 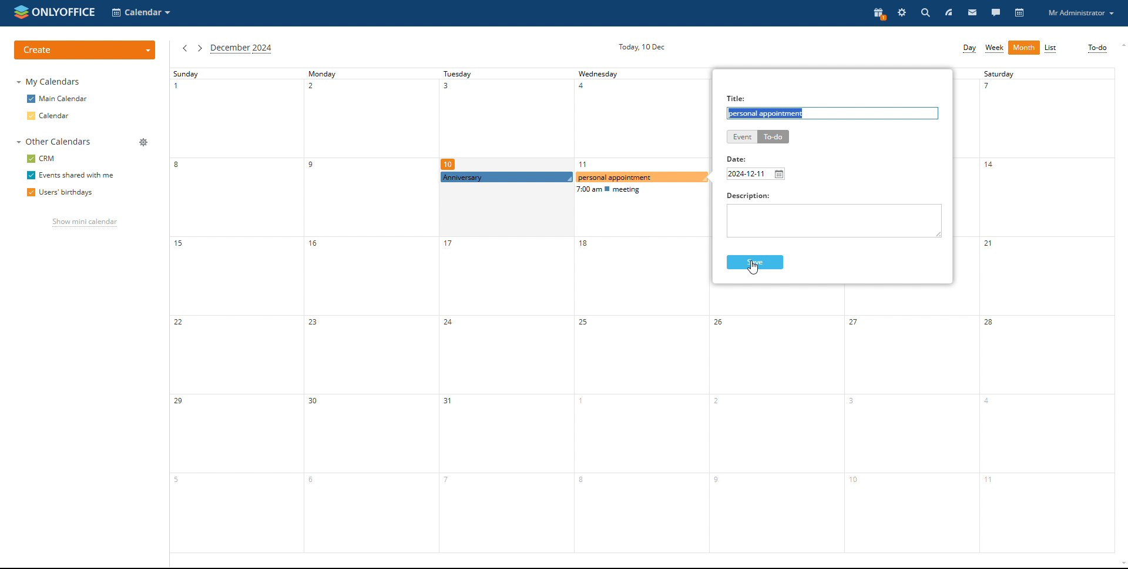 I want to click on talk, so click(x=995, y=14).